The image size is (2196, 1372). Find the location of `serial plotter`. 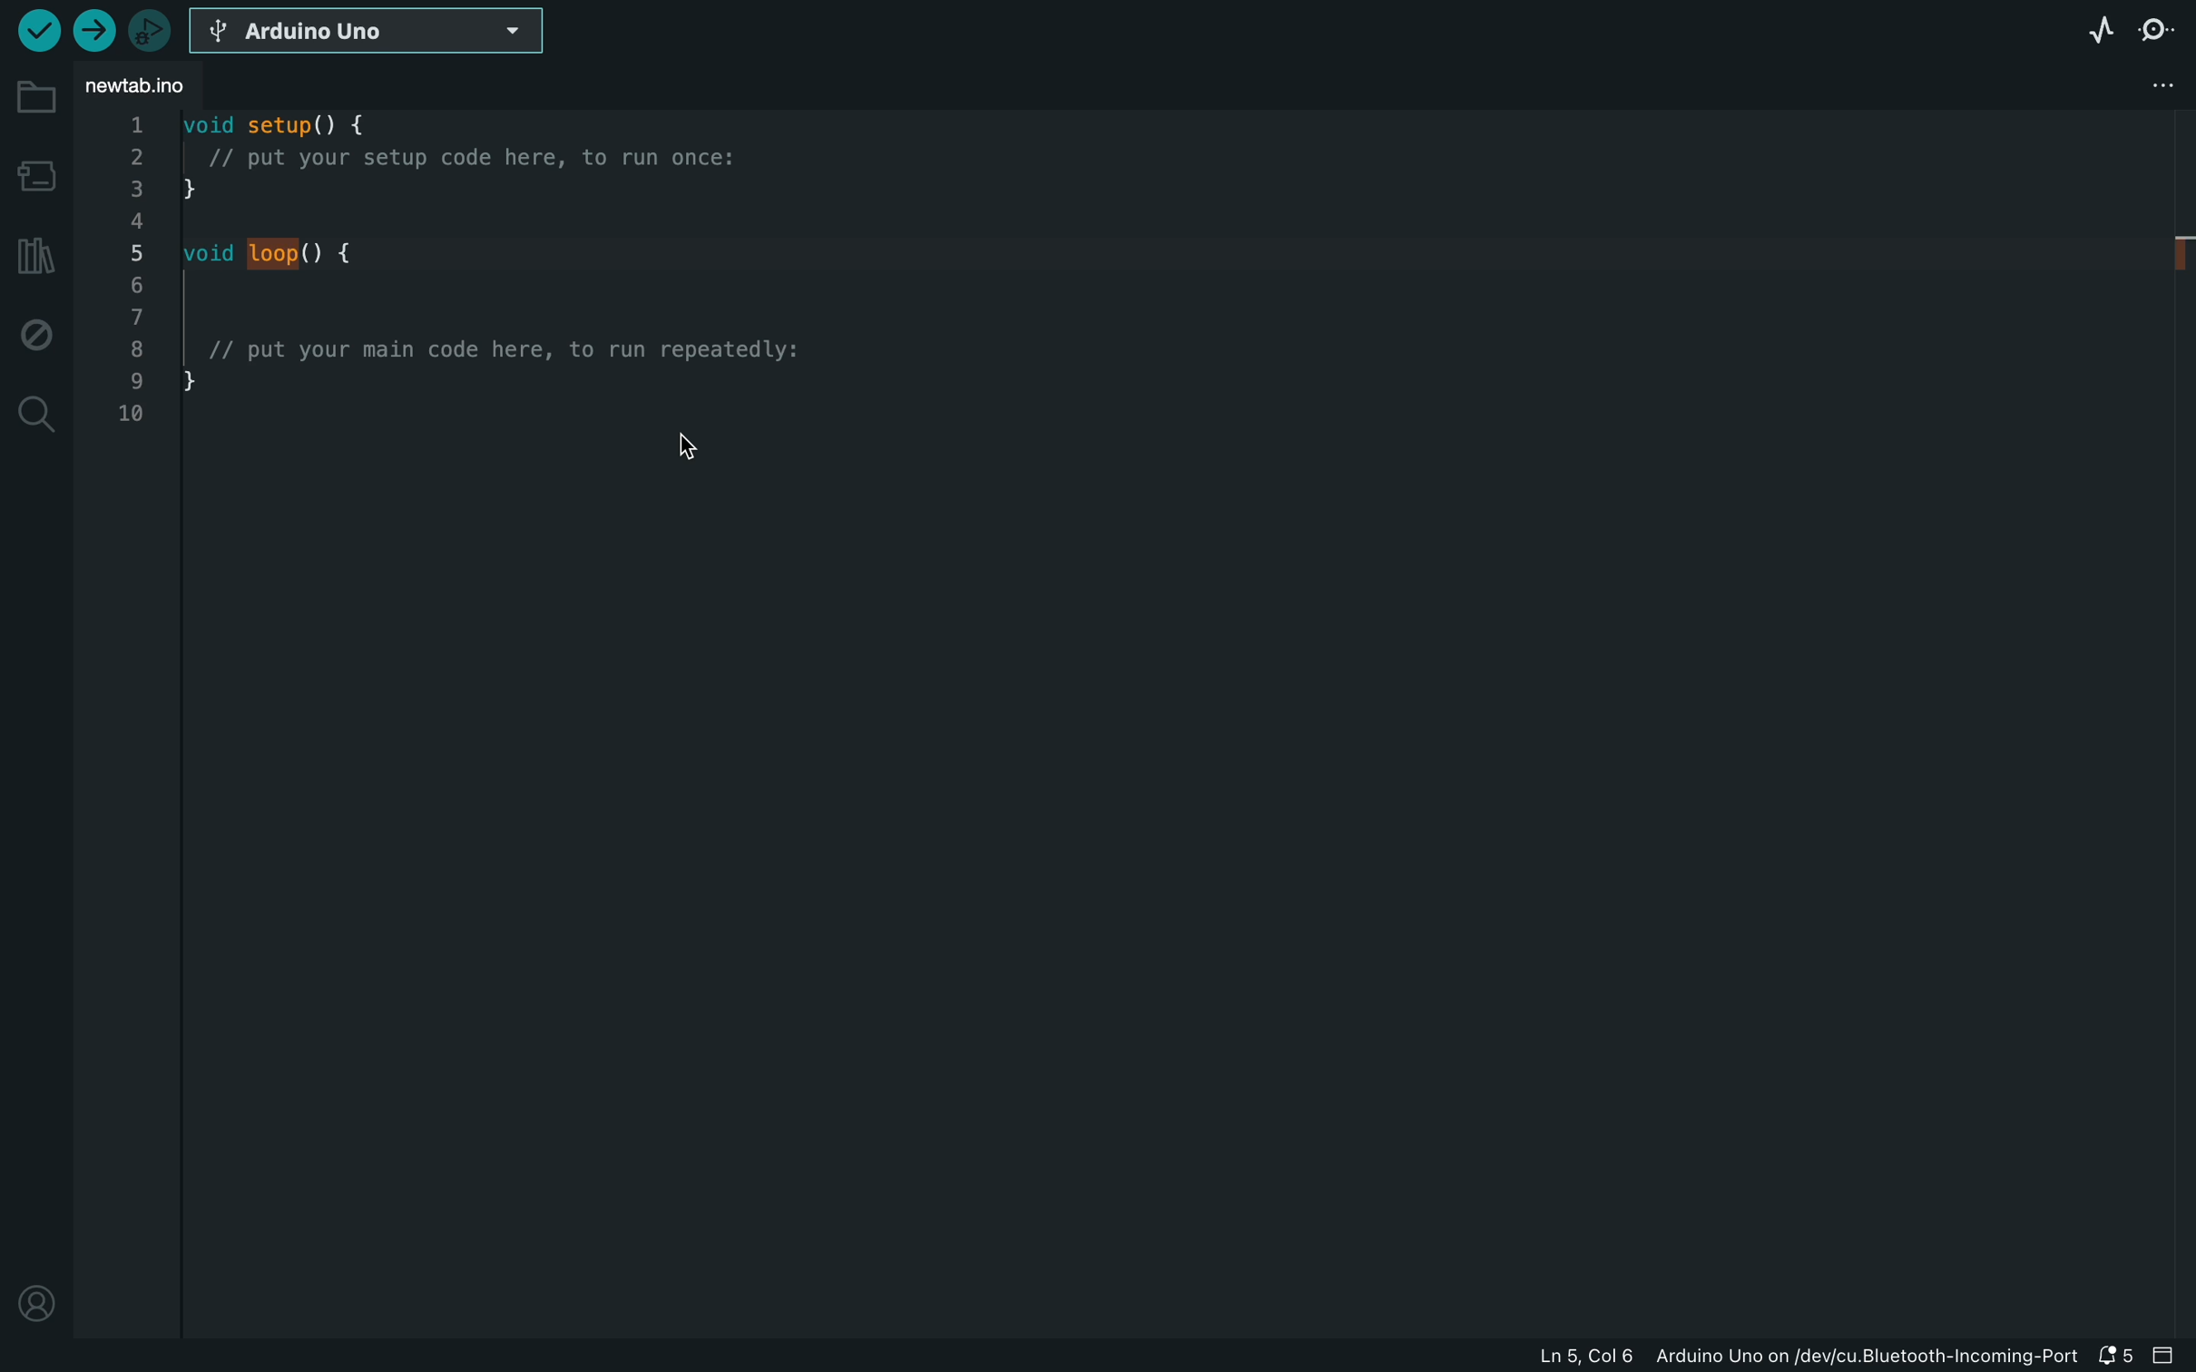

serial plotter is located at coordinates (2101, 30).